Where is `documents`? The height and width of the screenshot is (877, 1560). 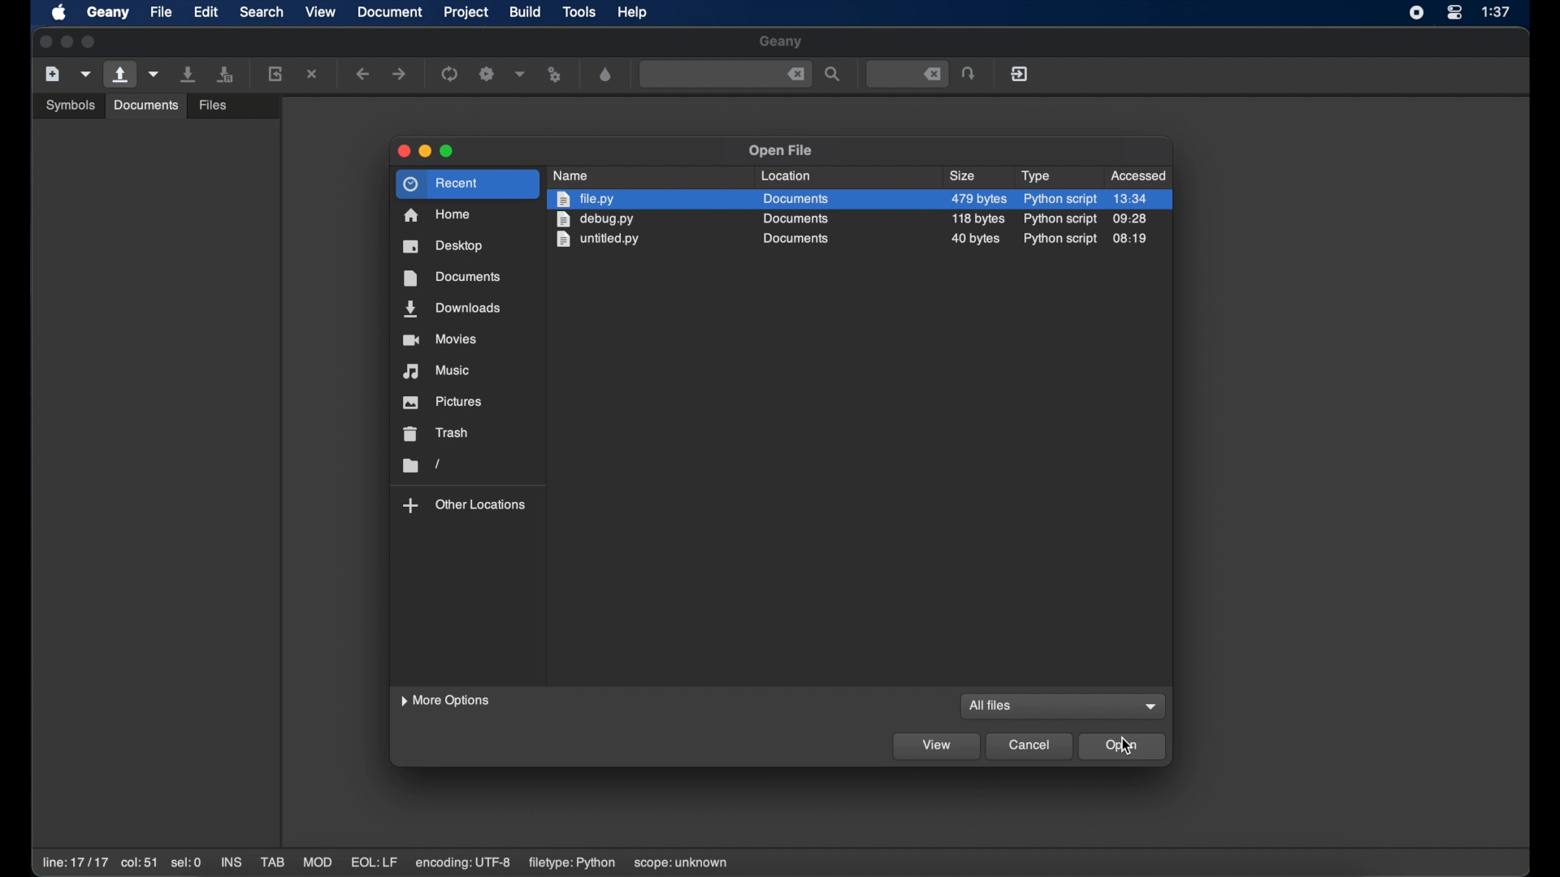 documents is located at coordinates (450, 278).